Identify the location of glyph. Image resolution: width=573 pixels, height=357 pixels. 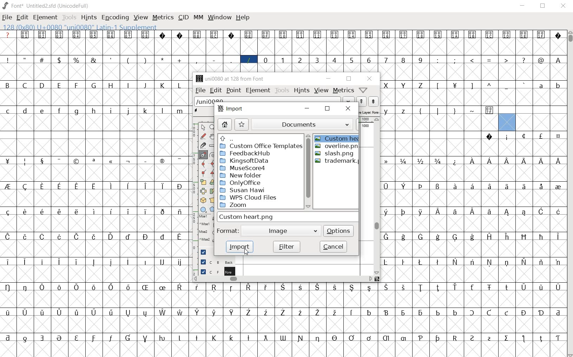
(558, 263).